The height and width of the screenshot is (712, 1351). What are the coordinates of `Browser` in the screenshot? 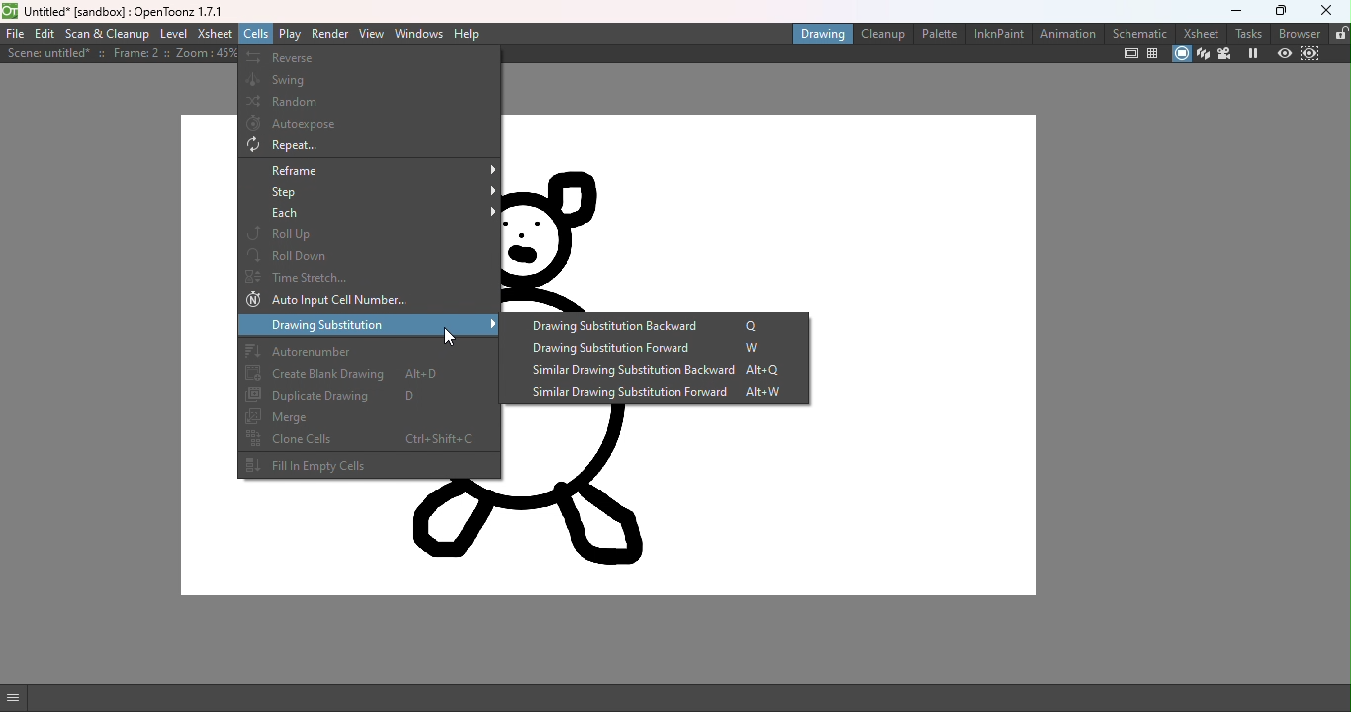 It's located at (1302, 33).